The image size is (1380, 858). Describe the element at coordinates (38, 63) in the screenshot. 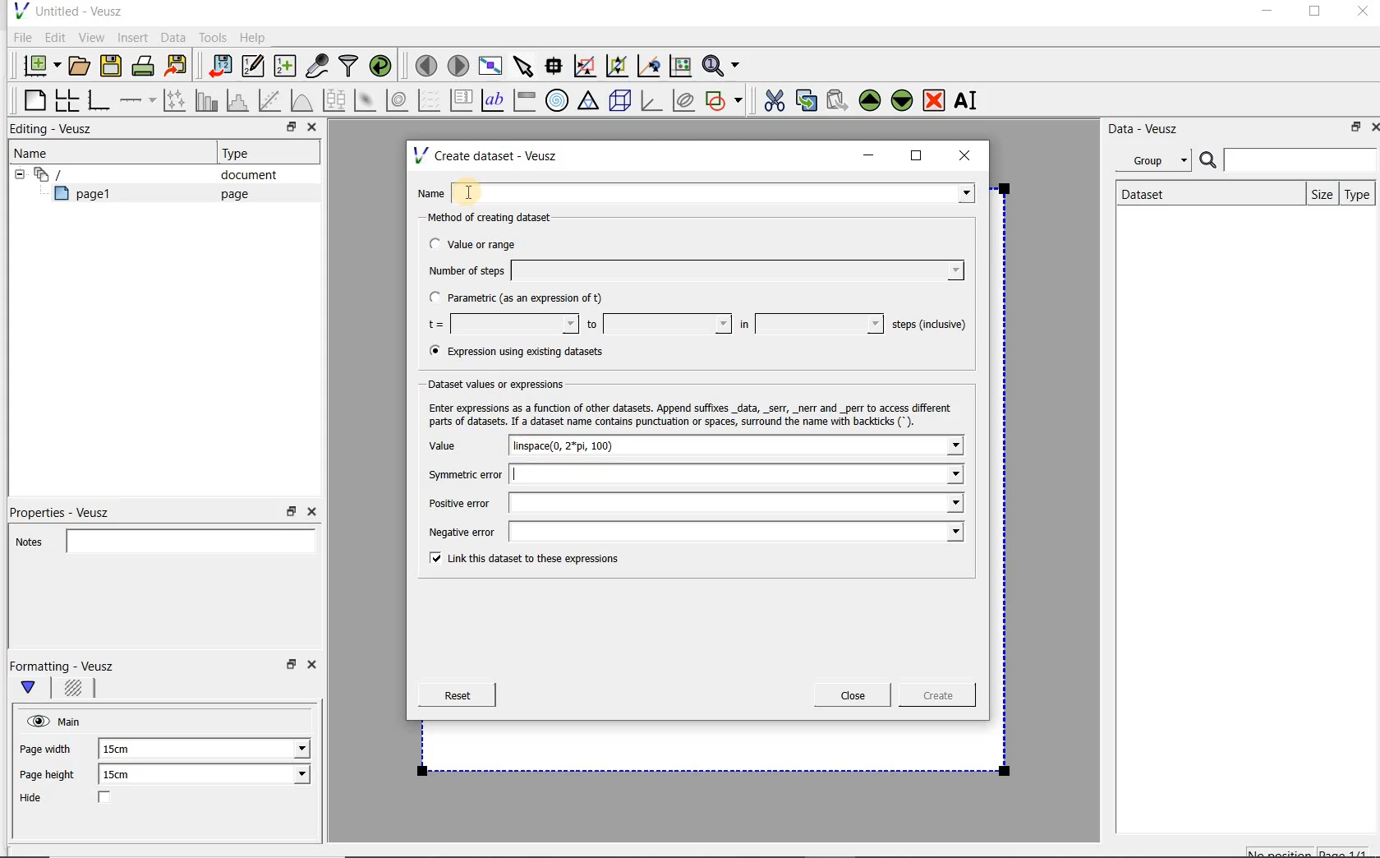

I see `new document` at that location.